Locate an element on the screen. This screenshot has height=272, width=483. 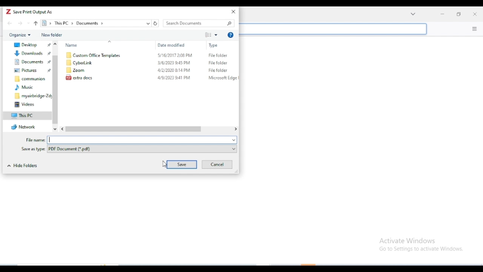
change your view is located at coordinates (212, 35).